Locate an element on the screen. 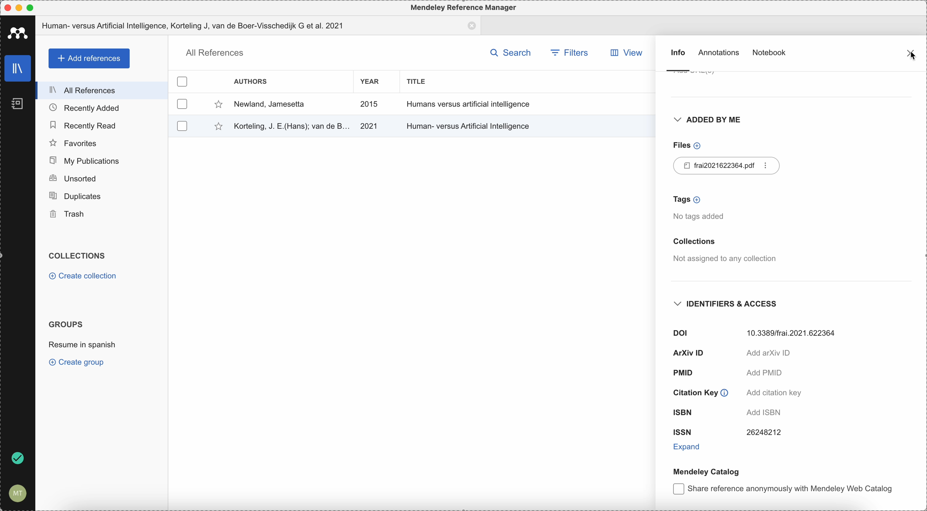 This screenshot has width=927, height=511. Human versus Artificial Intelligence, Korteling J; van de Boer-Vesschedjk et al. 2021 is located at coordinates (258, 26).